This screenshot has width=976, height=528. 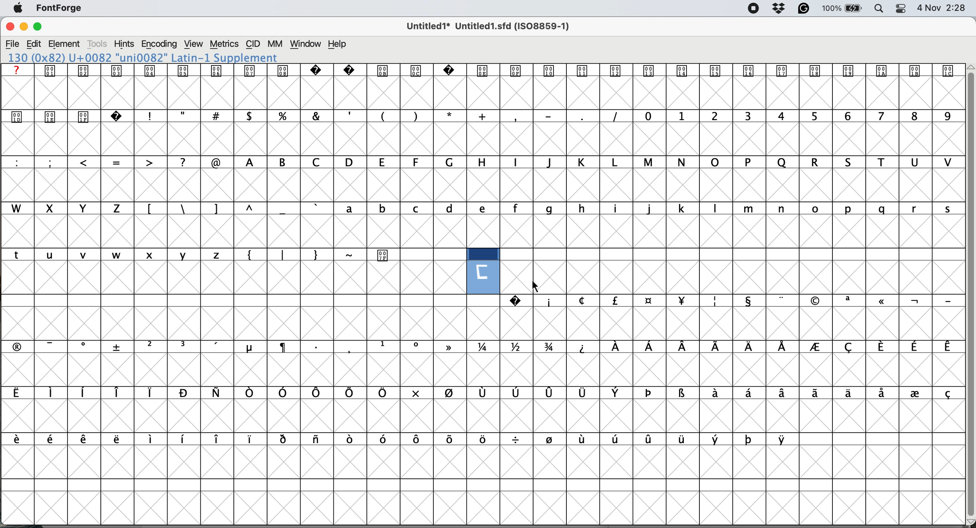 What do you see at coordinates (65, 44) in the screenshot?
I see `element` at bounding box center [65, 44].